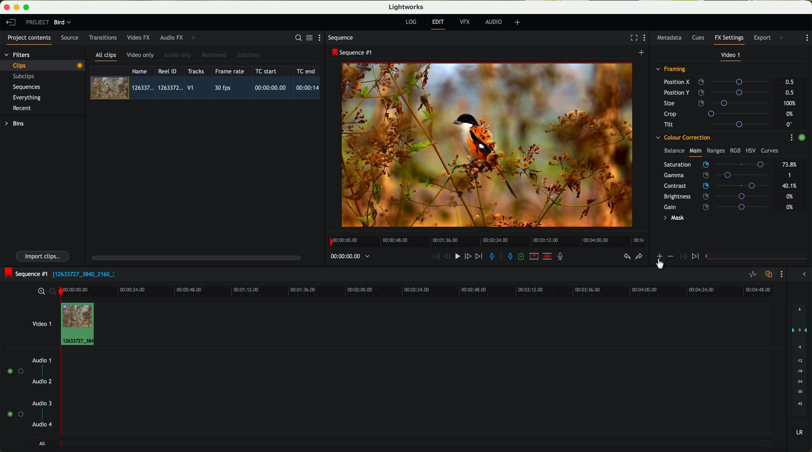 This screenshot has width=812, height=452. I want to click on delete/cut, so click(547, 256).